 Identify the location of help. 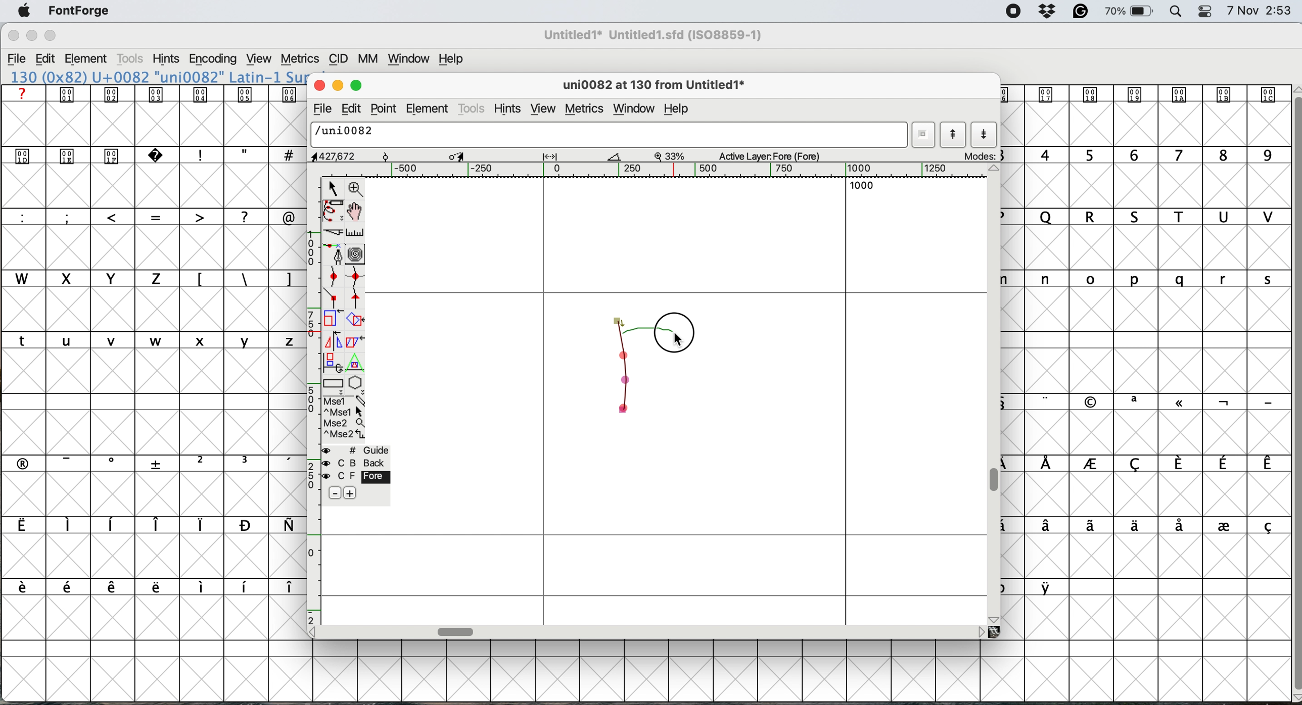
(449, 60).